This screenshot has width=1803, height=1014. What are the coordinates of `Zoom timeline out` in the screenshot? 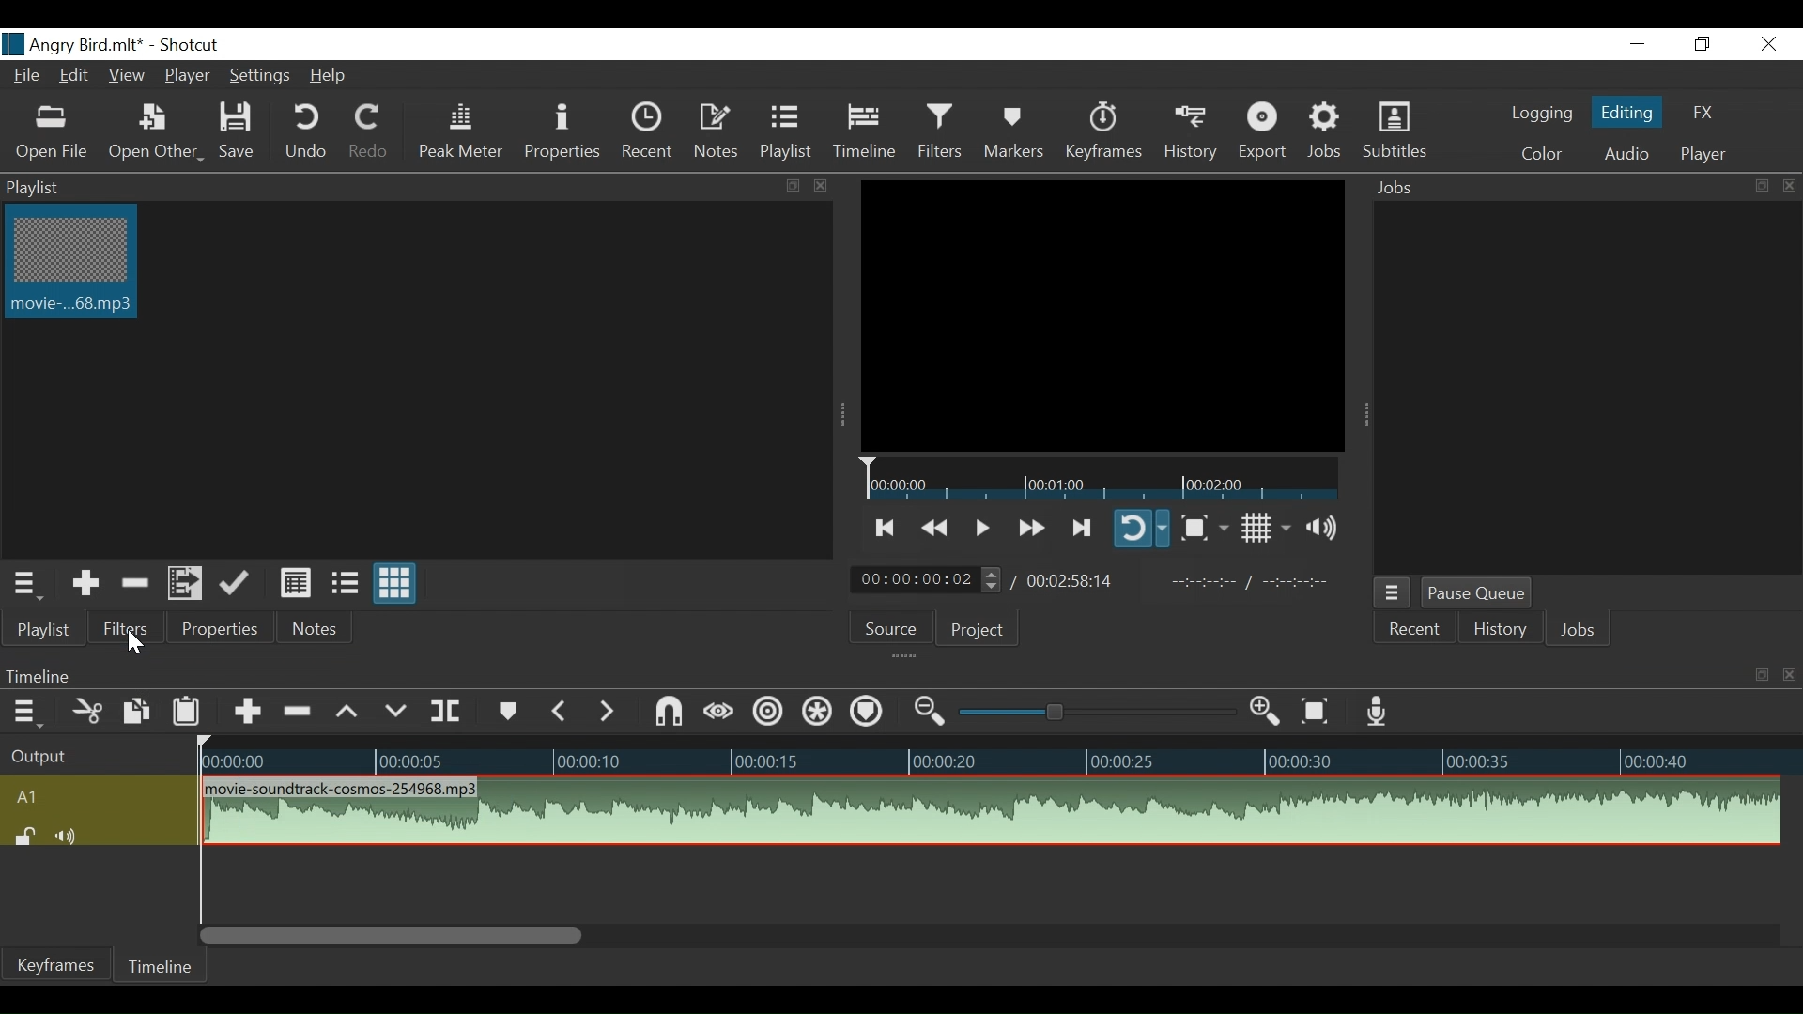 It's located at (927, 714).